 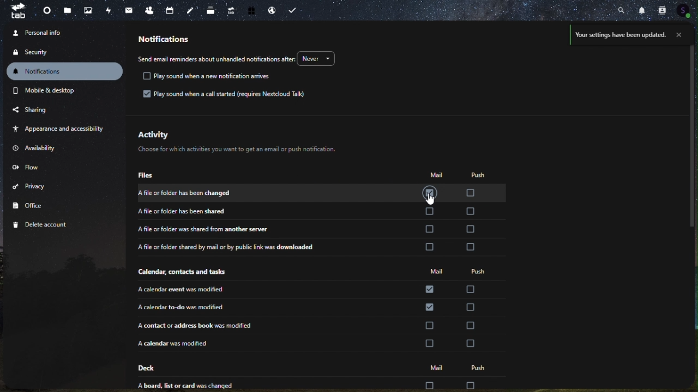 I want to click on push, so click(x=482, y=367).